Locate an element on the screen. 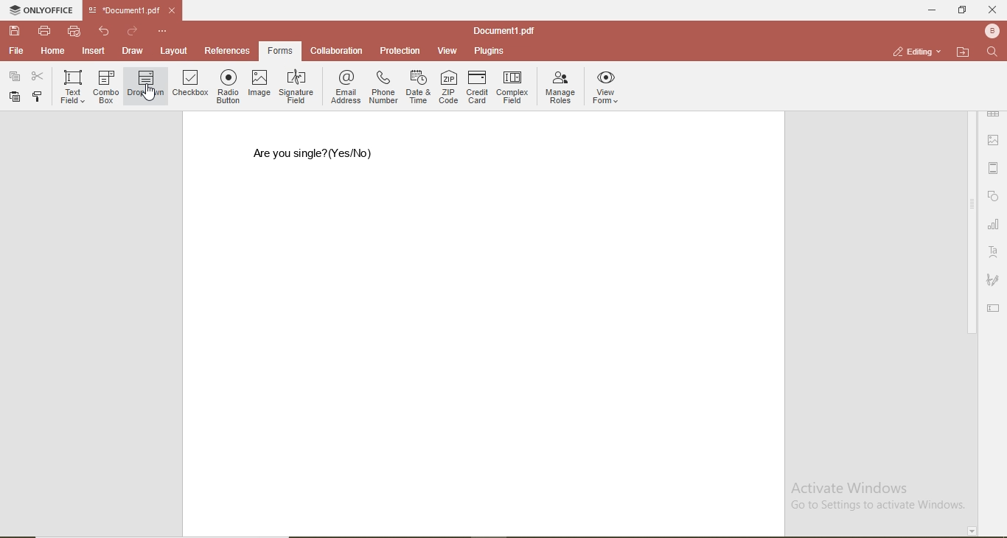  checkbox is located at coordinates (189, 85).